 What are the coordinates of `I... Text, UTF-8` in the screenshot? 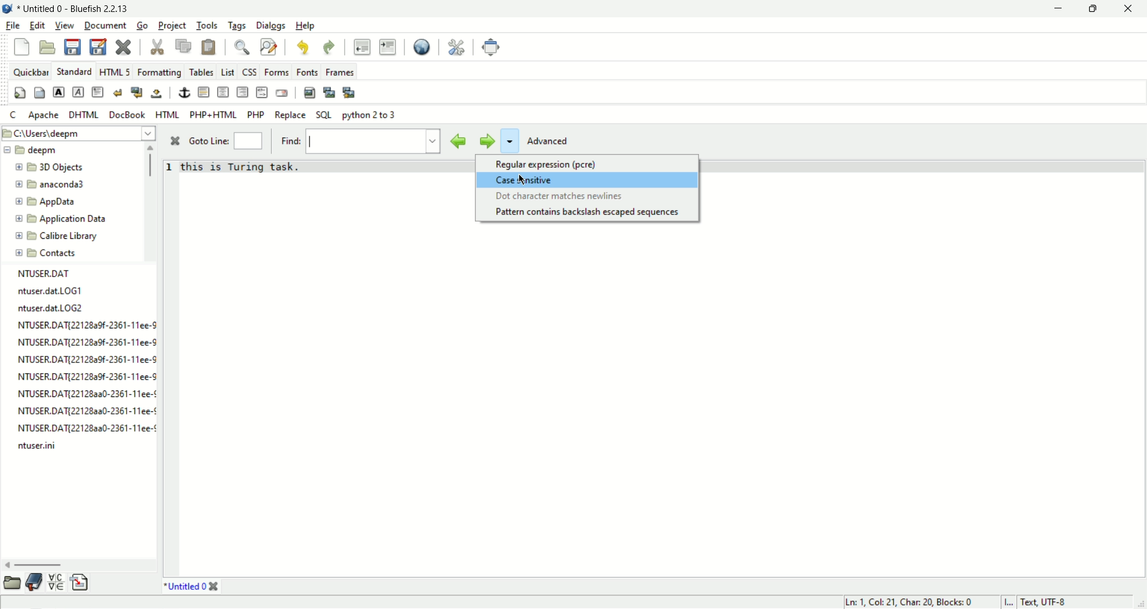 It's located at (1036, 601).